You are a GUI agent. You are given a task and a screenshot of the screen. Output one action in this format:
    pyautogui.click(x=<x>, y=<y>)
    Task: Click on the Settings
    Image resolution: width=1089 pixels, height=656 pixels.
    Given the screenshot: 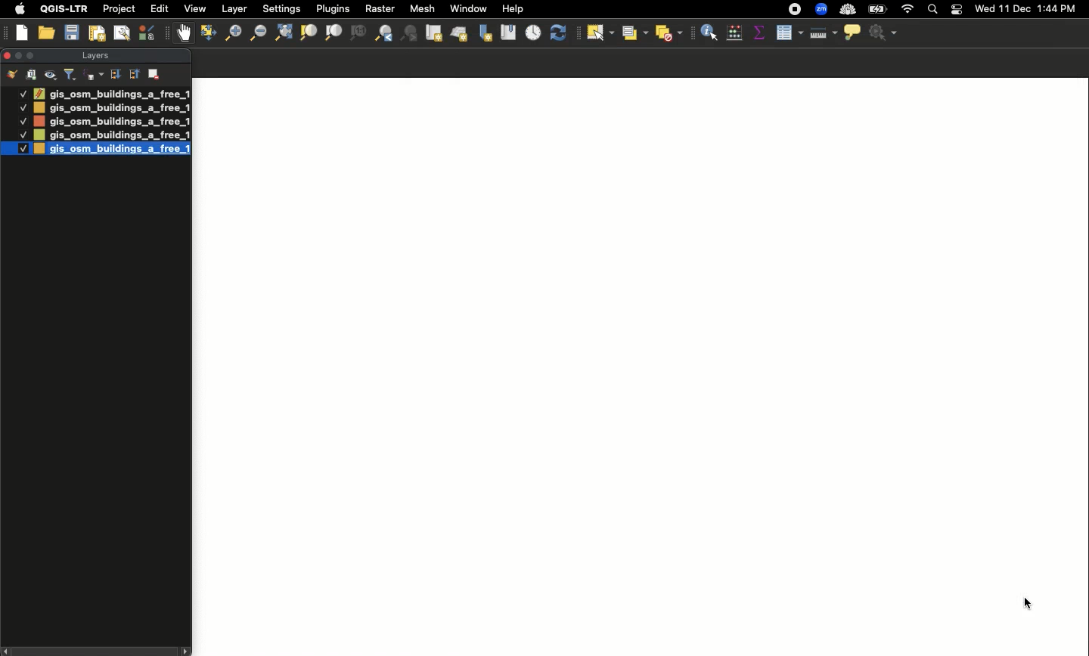 What is the action you would take?
    pyautogui.click(x=885, y=33)
    